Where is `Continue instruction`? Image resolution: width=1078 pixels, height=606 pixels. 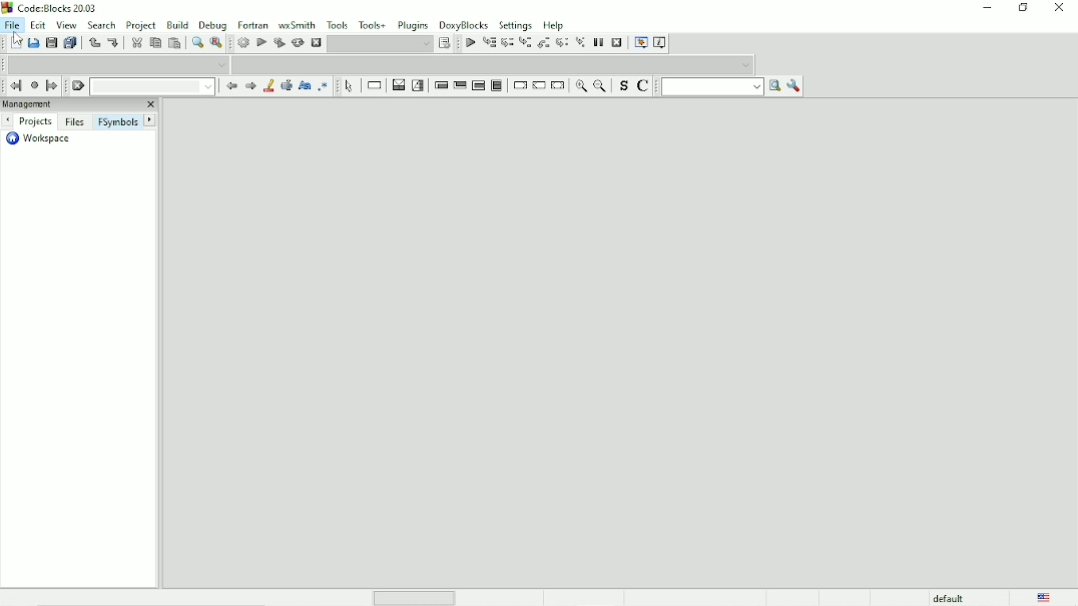
Continue instruction is located at coordinates (538, 86).